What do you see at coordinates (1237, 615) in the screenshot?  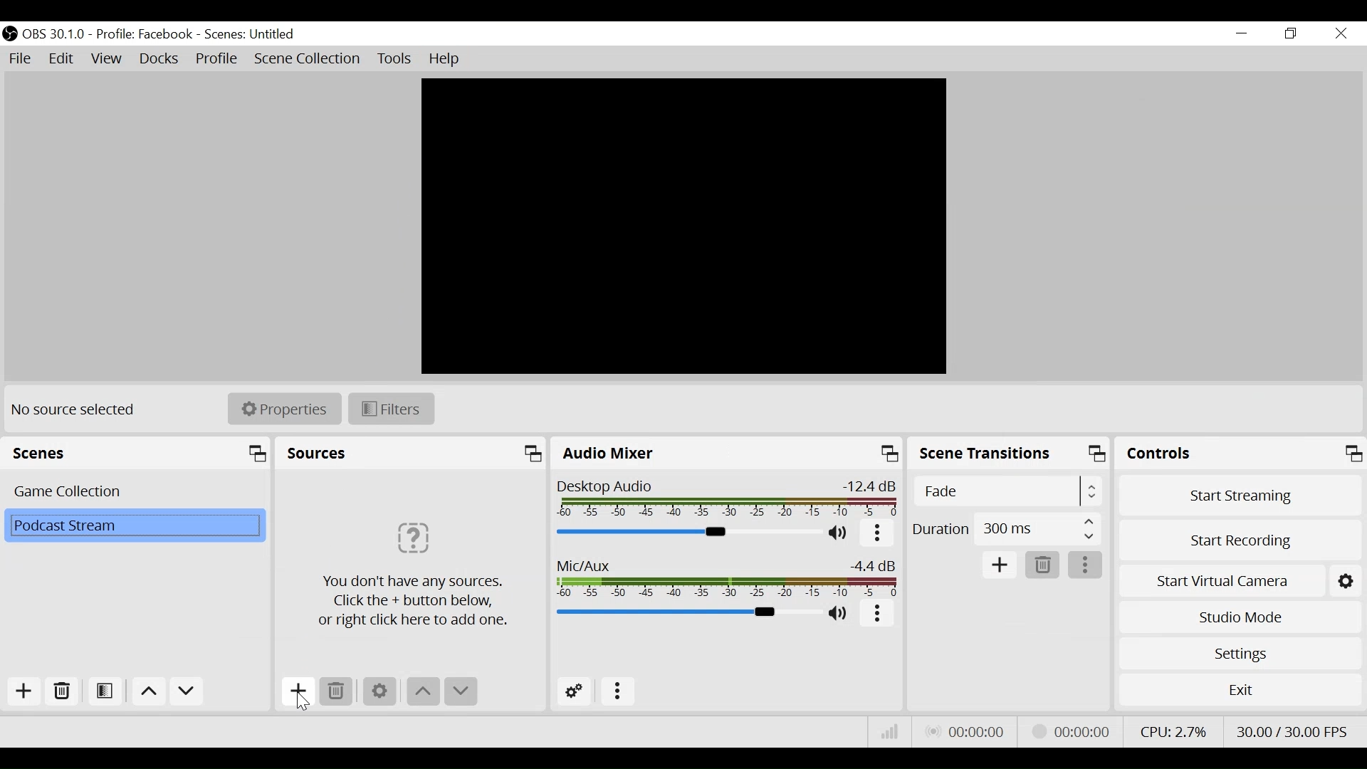 I see `Studio Mode` at bounding box center [1237, 615].